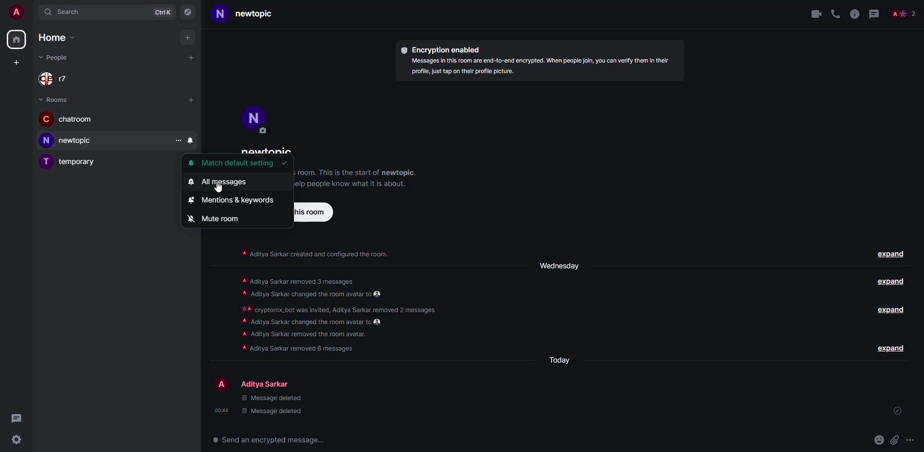  What do you see at coordinates (855, 13) in the screenshot?
I see `info` at bounding box center [855, 13].